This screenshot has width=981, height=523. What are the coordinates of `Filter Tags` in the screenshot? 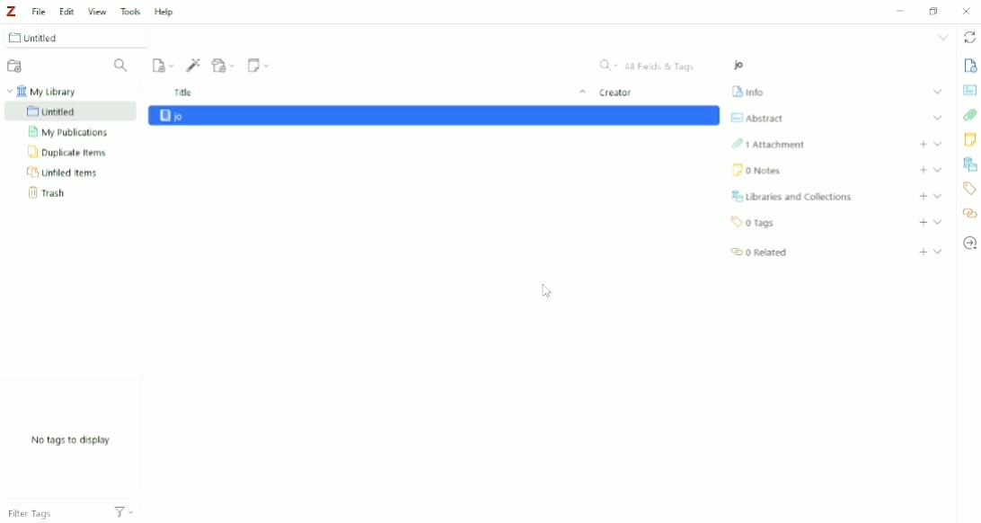 It's located at (48, 514).